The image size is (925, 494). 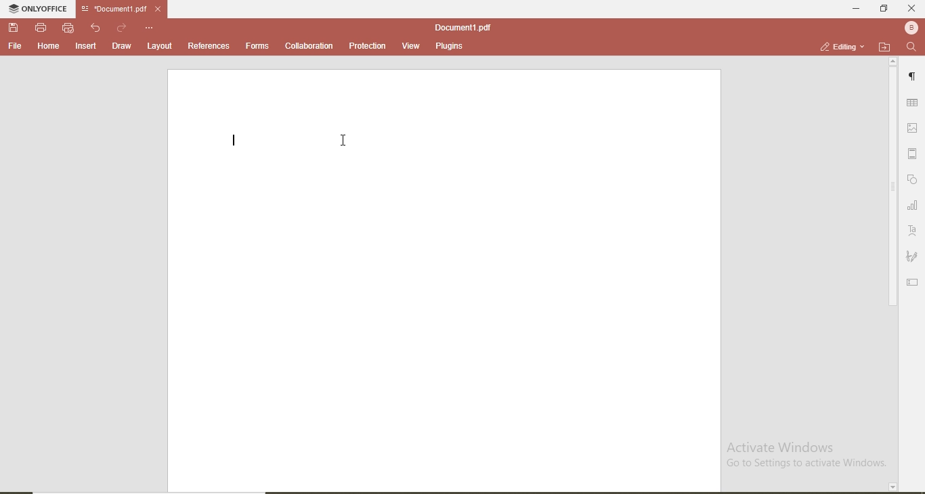 I want to click on page up, so click(x=892, y=61).